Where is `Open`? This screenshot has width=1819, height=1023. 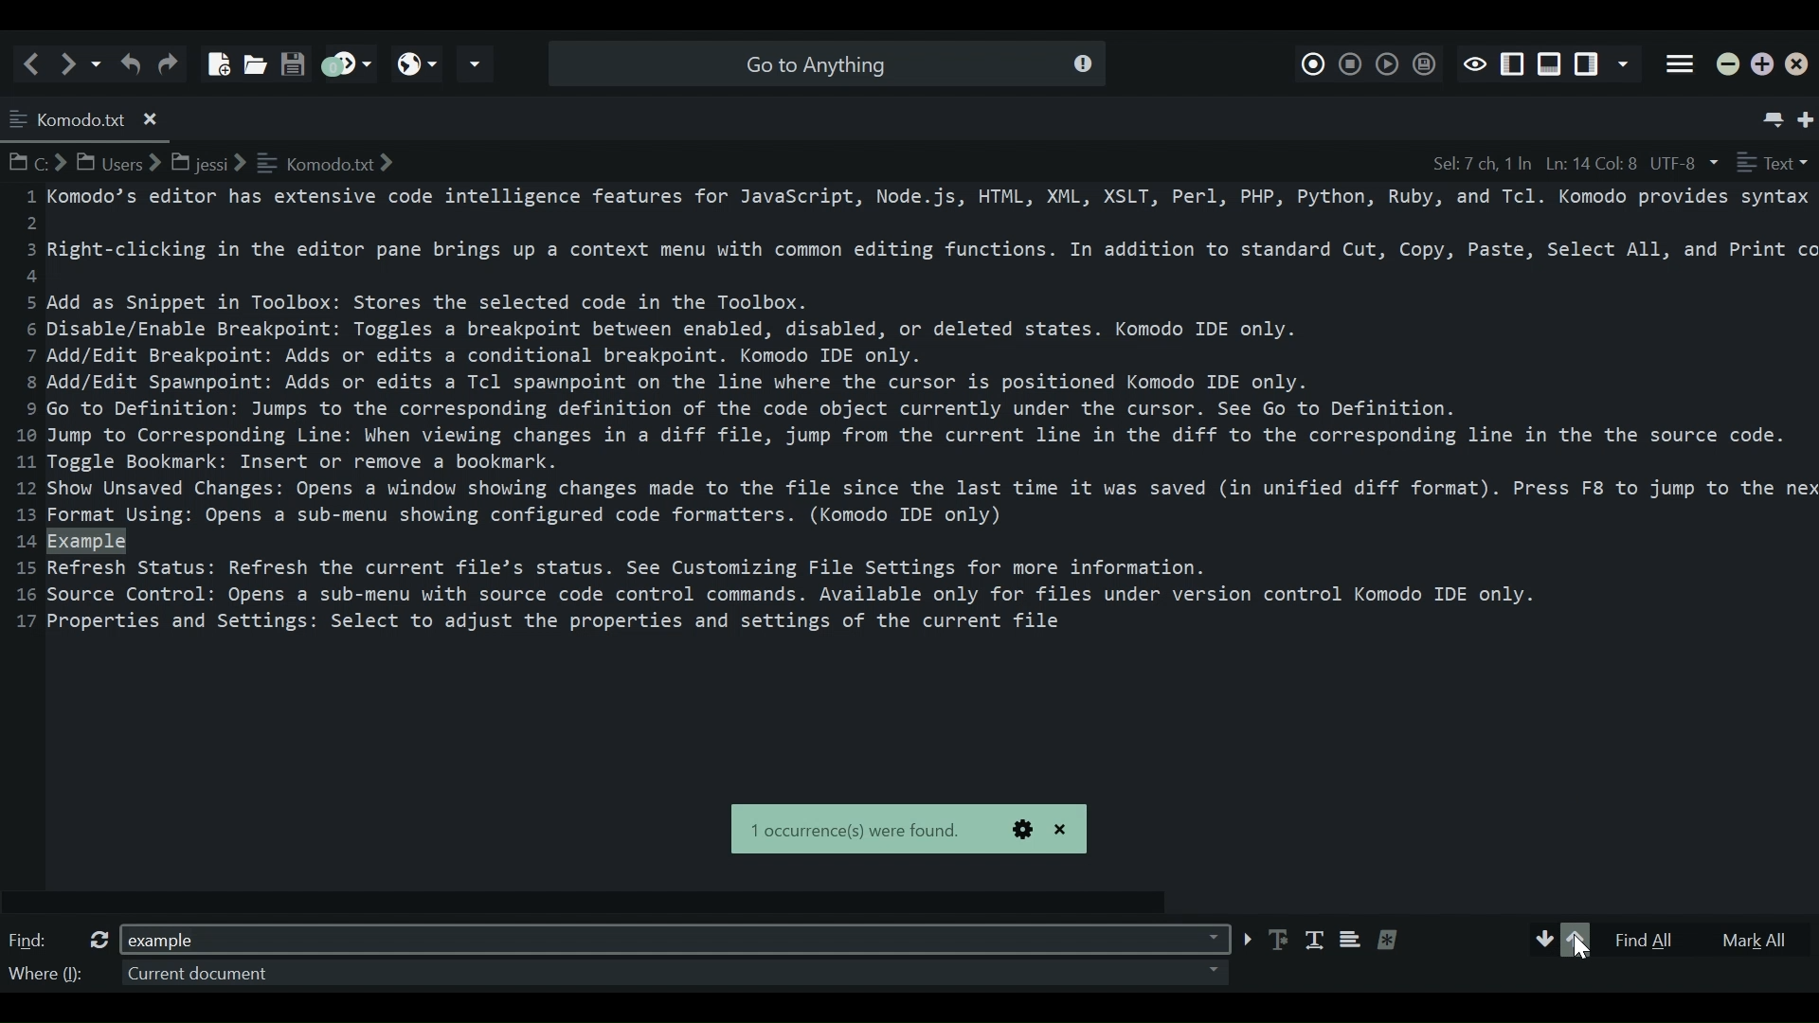 Open is located at coordinates (252, 59).